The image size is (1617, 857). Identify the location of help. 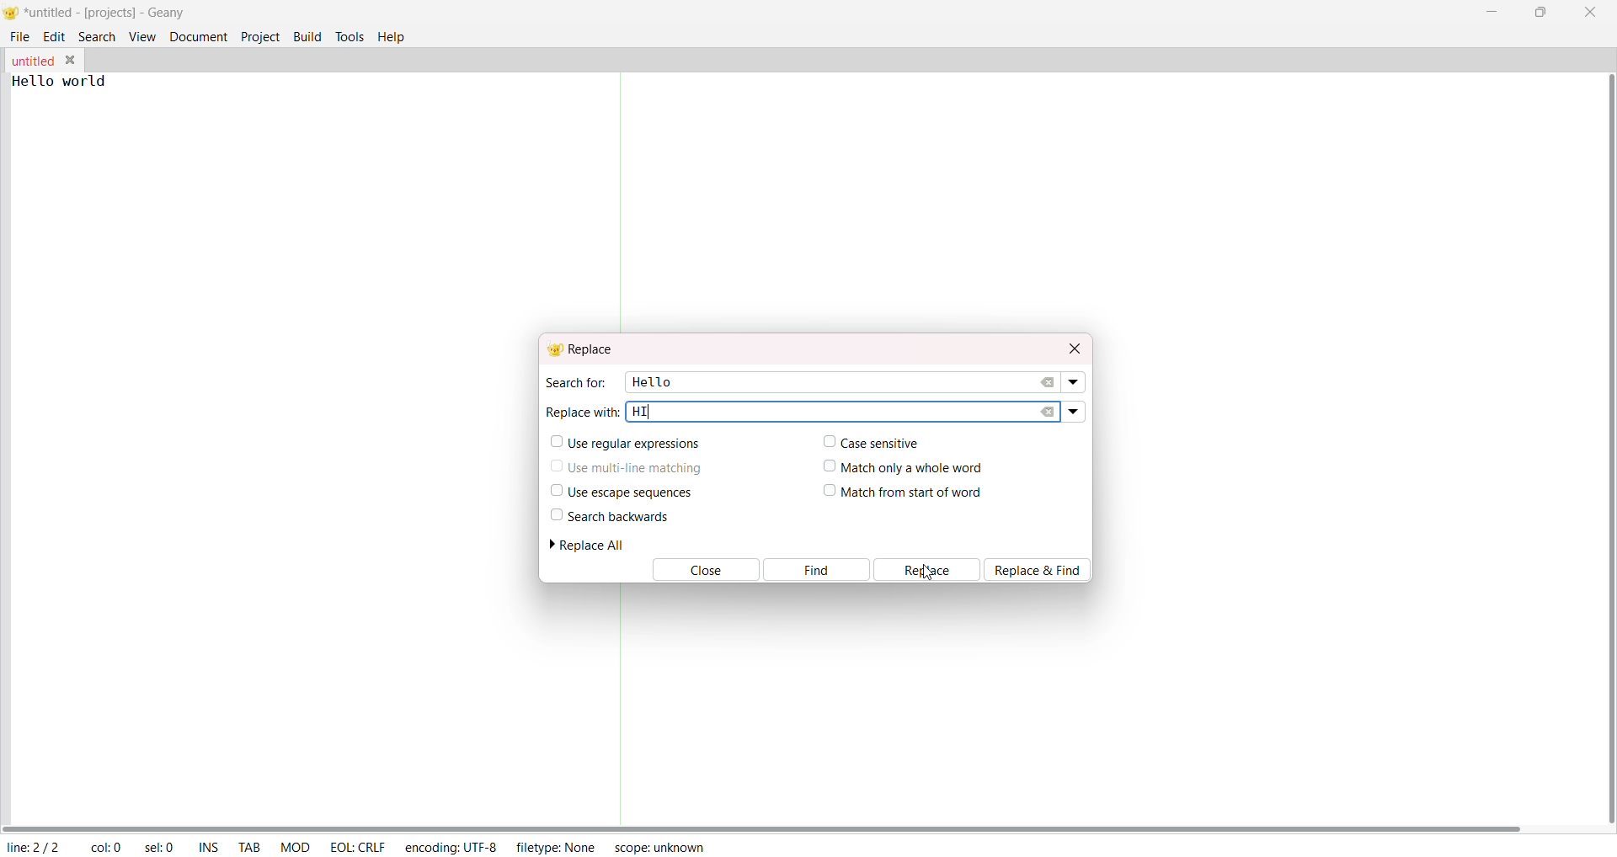
(396, 35).